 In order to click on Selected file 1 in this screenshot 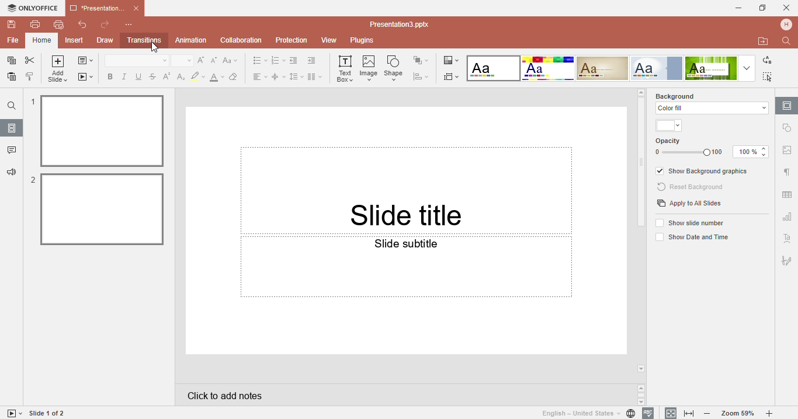, I will do `click(99, 130)`.